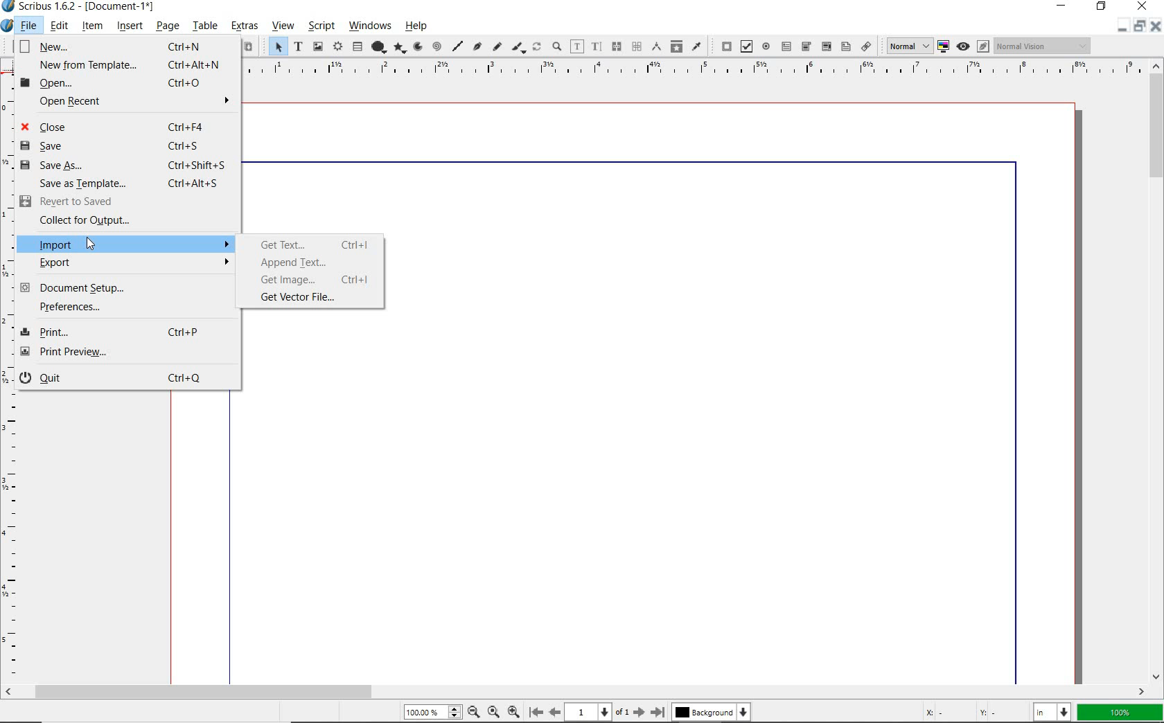 This screenshot has height=723, width=1164. Describe the element at coordinates (130, 202) in the screenshot. I see `Revert to Saved` at that location.